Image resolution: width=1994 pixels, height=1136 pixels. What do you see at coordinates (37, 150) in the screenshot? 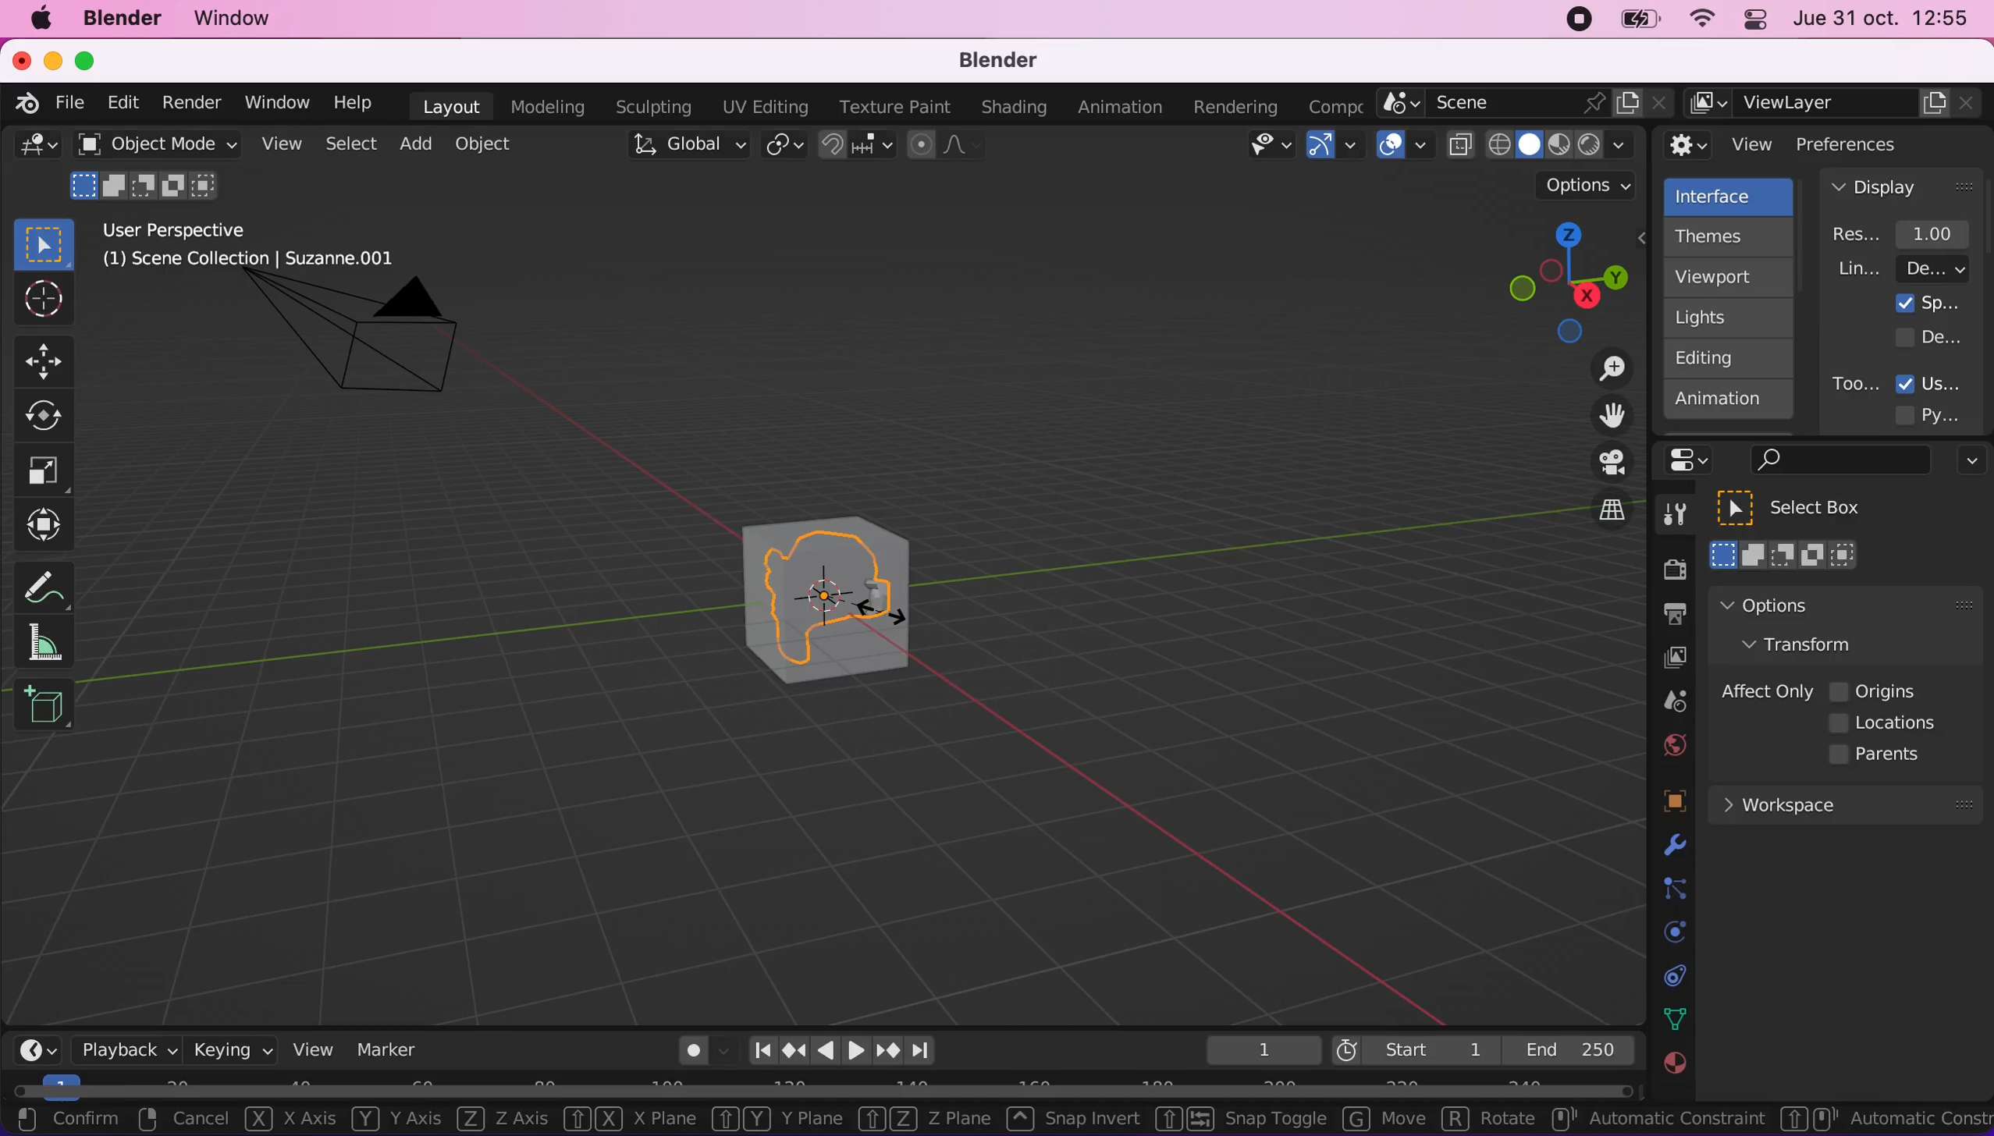
I see `general` at bounding box center [37, 150].